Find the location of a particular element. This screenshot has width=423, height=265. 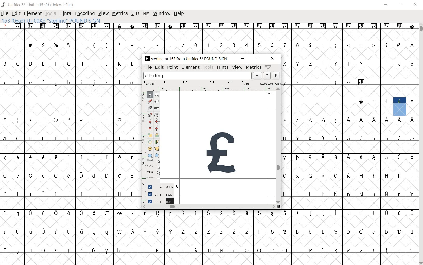

Symbol is located at coordinates (285, 26).